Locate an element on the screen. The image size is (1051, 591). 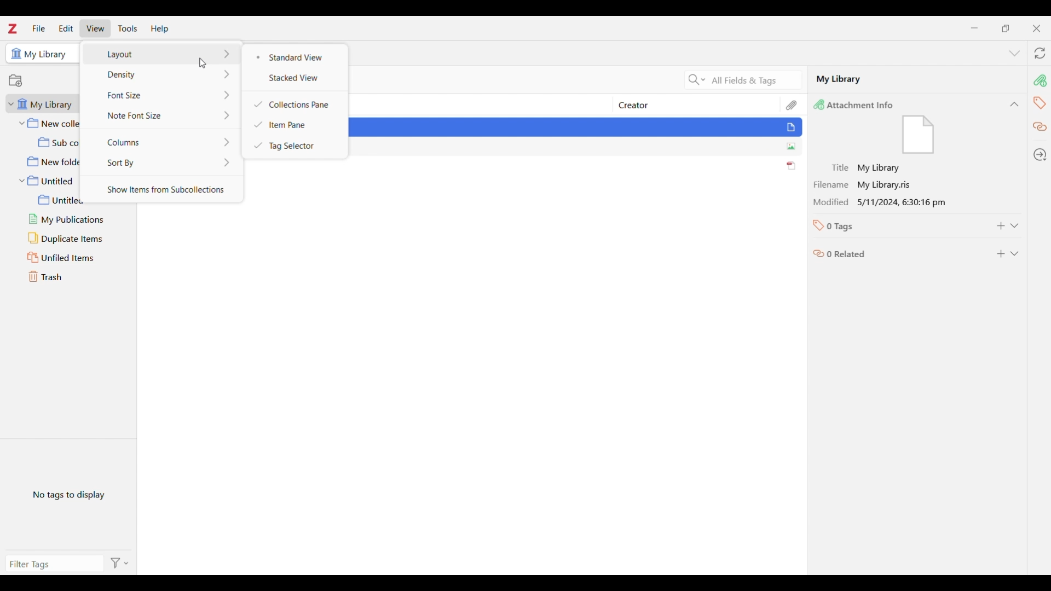
New collection folder is located at coordinates (49, 124).